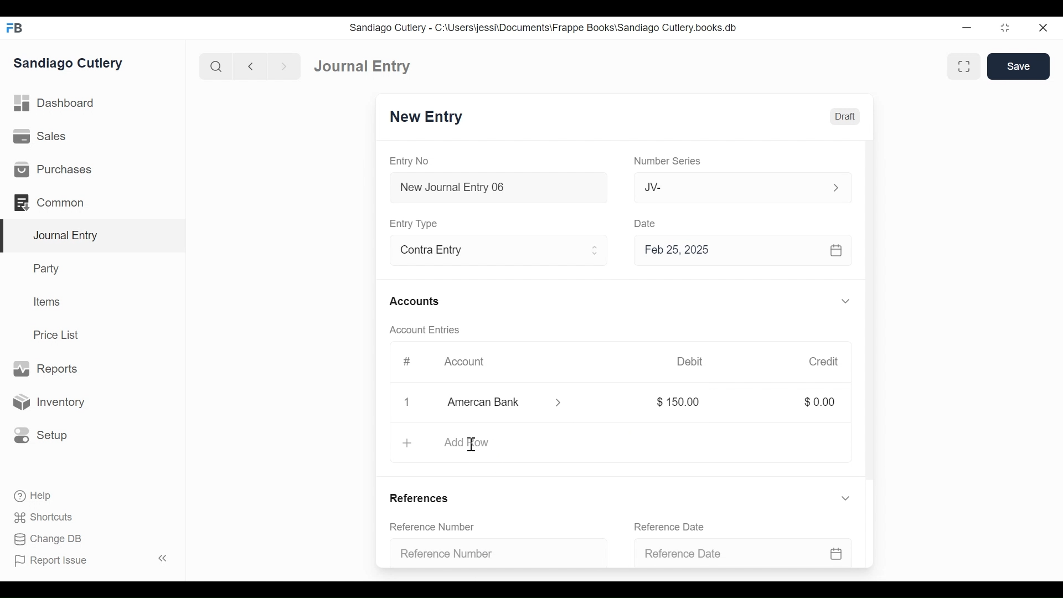 The height and width of the screenshot is (598, 1063). Describe the element at coordinates (47, 517) in the screenshot. I see `Shortcuts` at that location.